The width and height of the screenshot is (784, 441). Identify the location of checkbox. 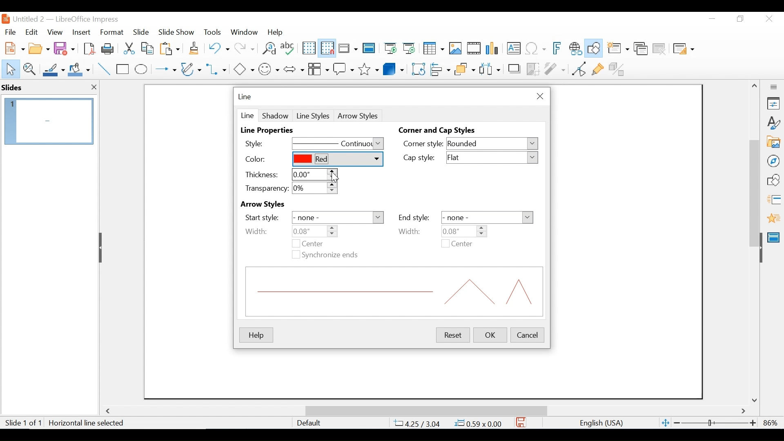
(295, 244).